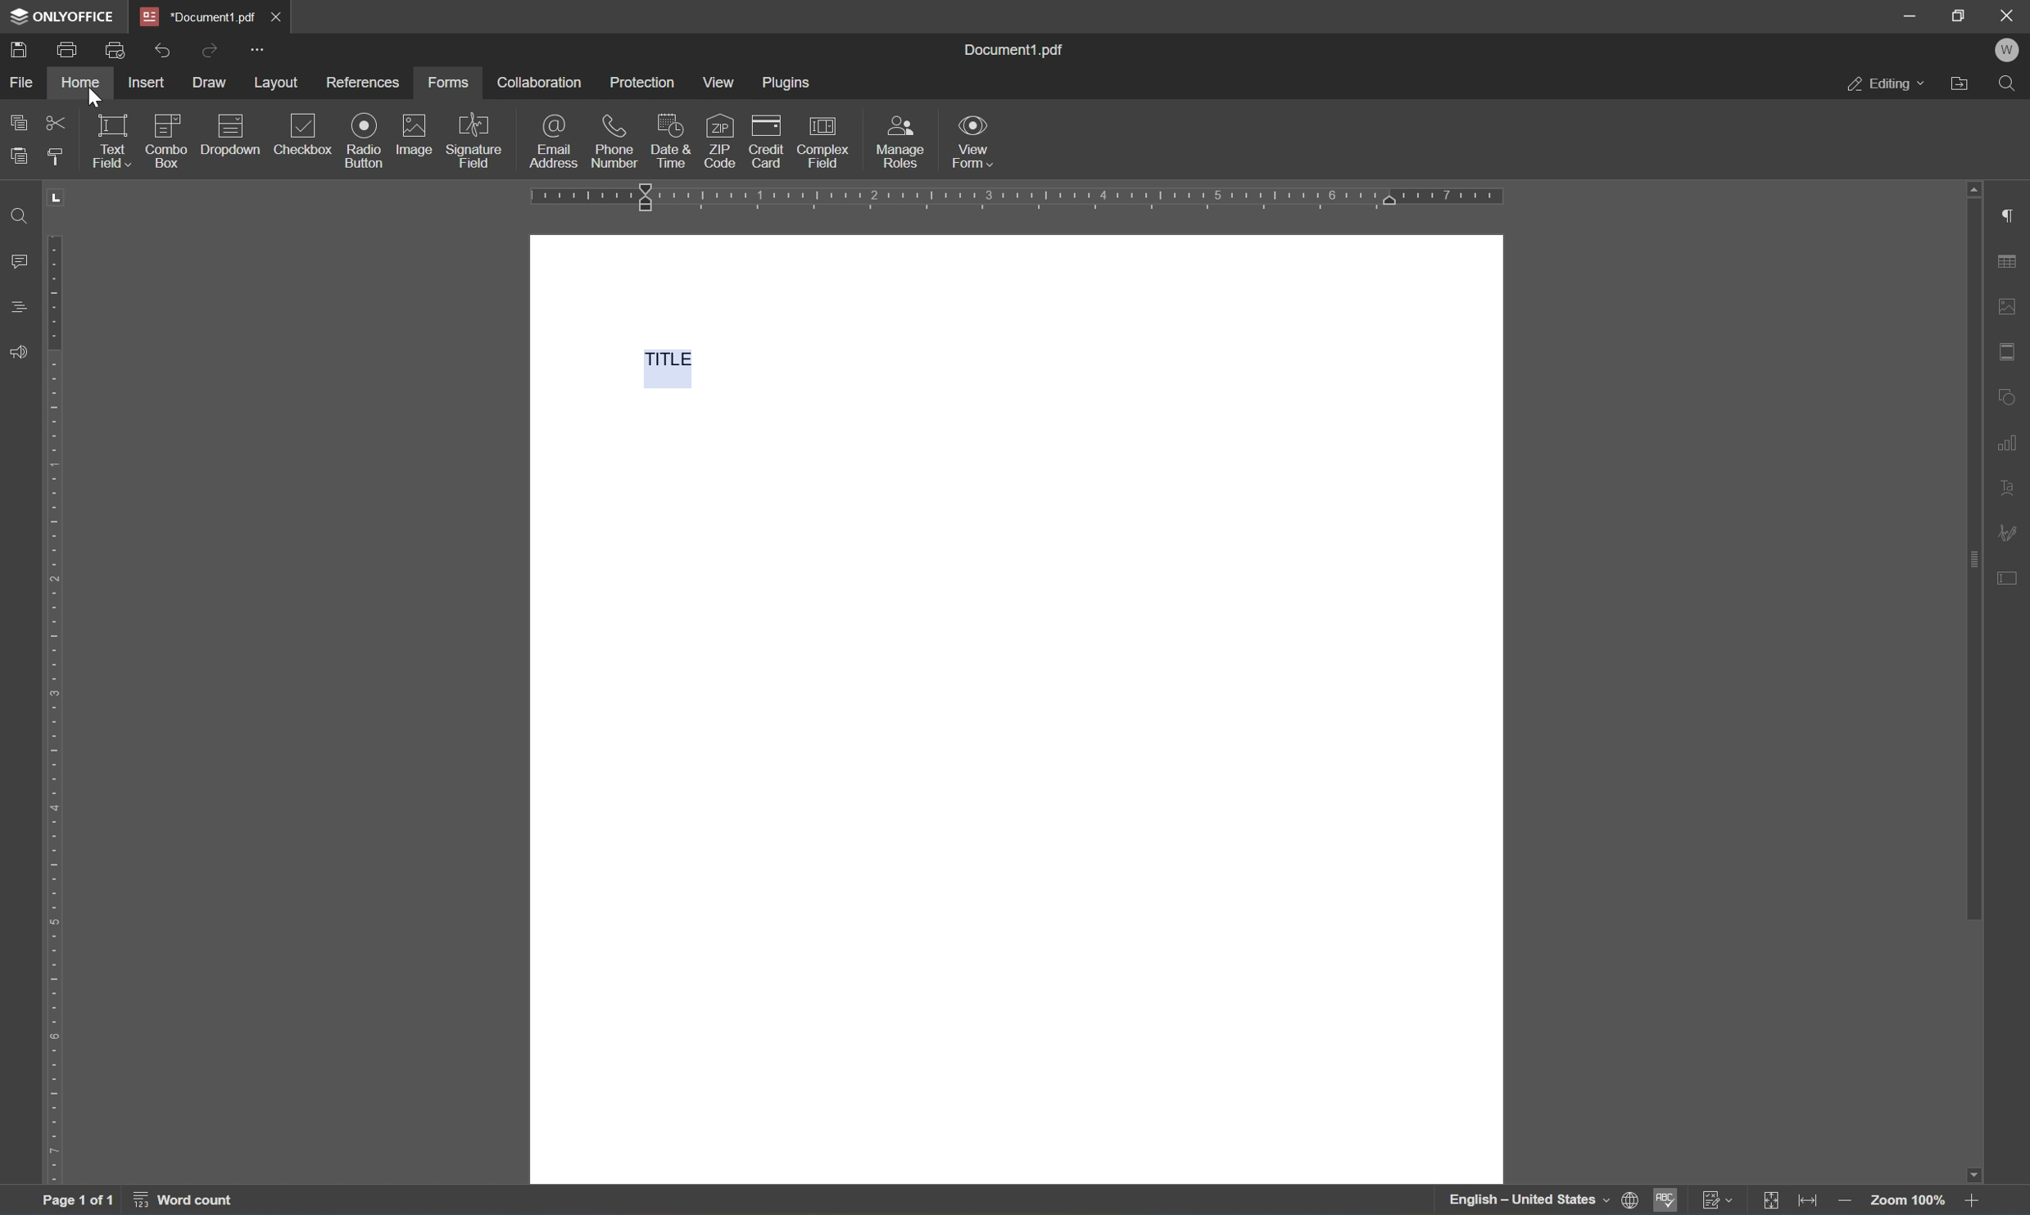  Describe the element at coordinates (786, 83) in the screenshot. I see `plugins` at that location.